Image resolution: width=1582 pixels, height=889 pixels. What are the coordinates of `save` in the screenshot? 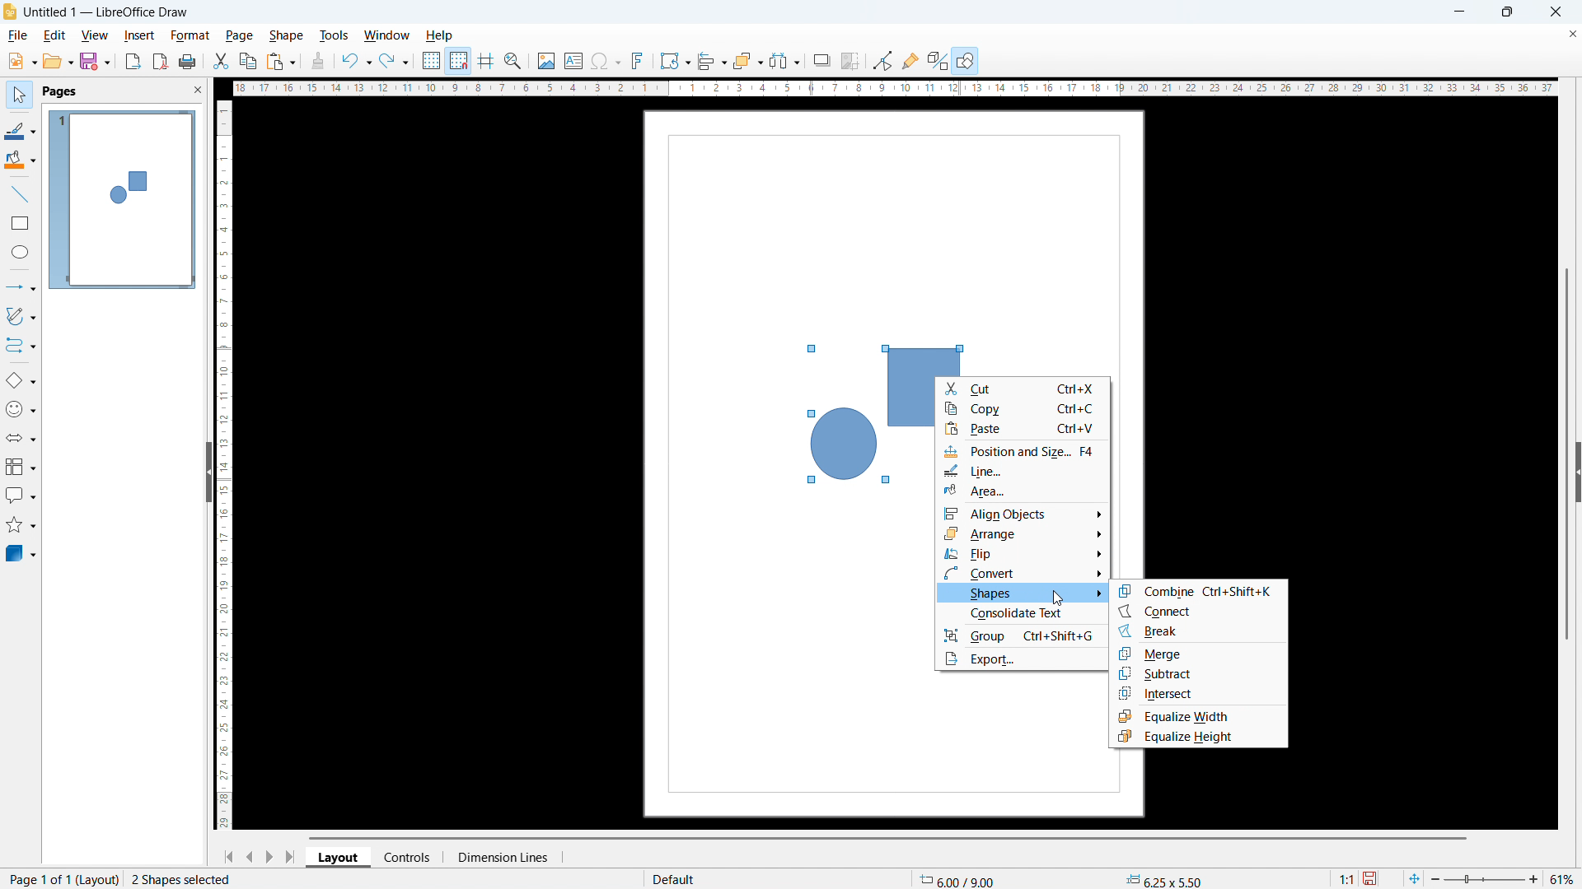 It's located at (96, 62).